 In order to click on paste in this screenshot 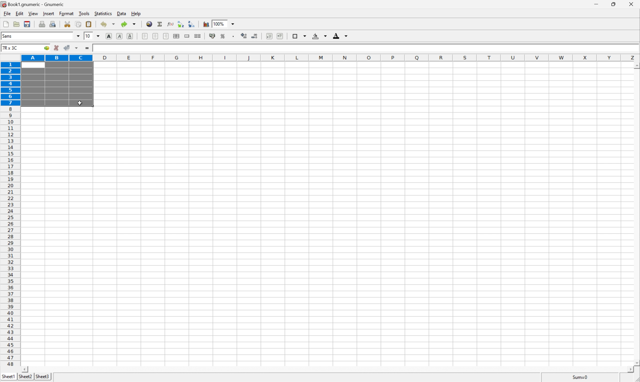, I will do `click(89, 23)`.